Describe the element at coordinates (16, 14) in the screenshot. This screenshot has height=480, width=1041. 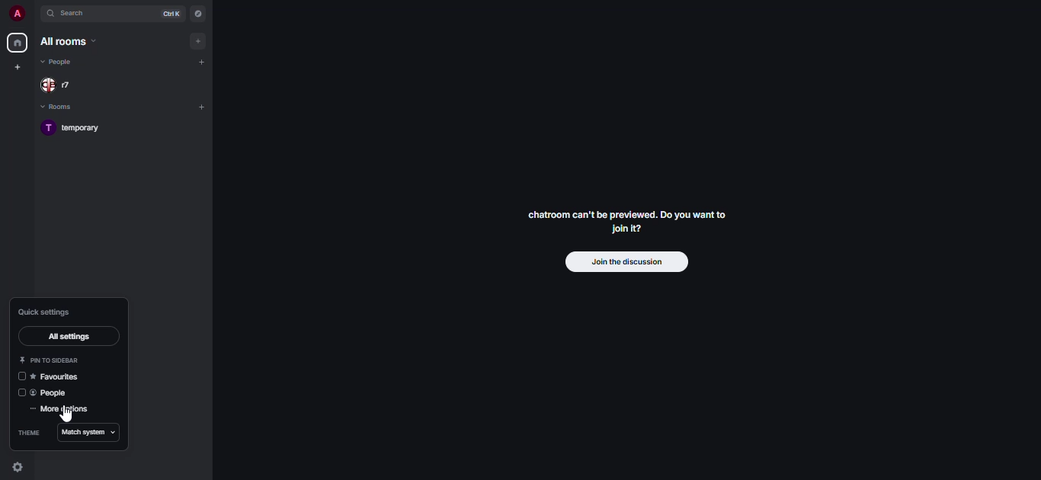
I see `profile` at that location.